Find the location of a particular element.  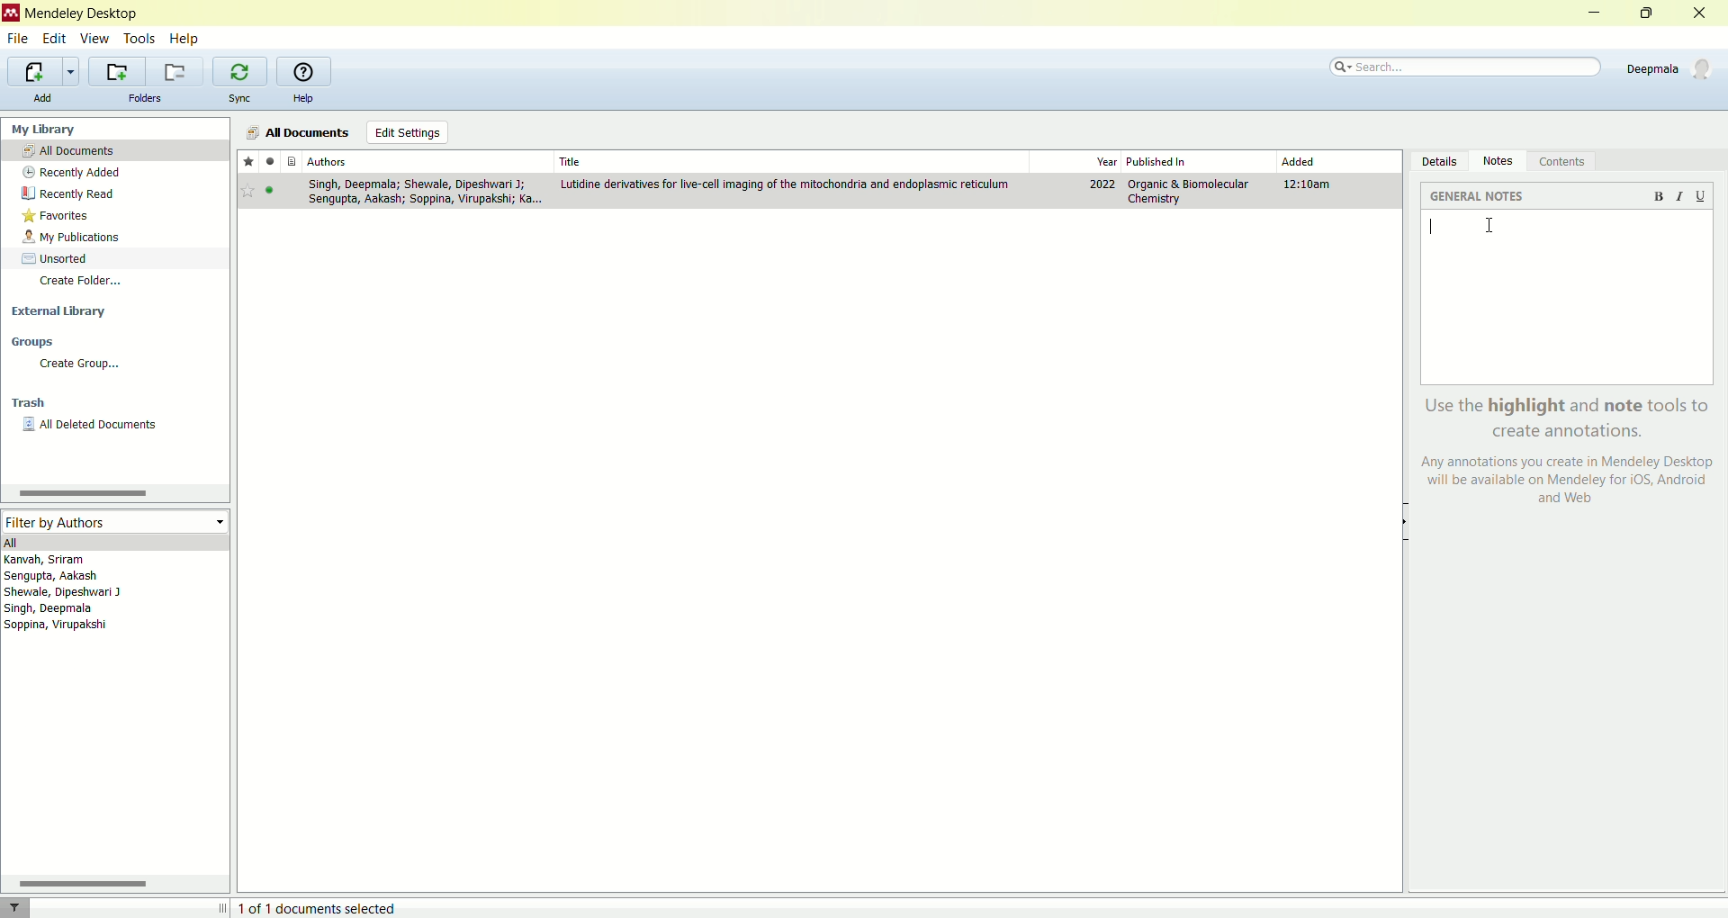

year is located at coordinates (1106, 163).